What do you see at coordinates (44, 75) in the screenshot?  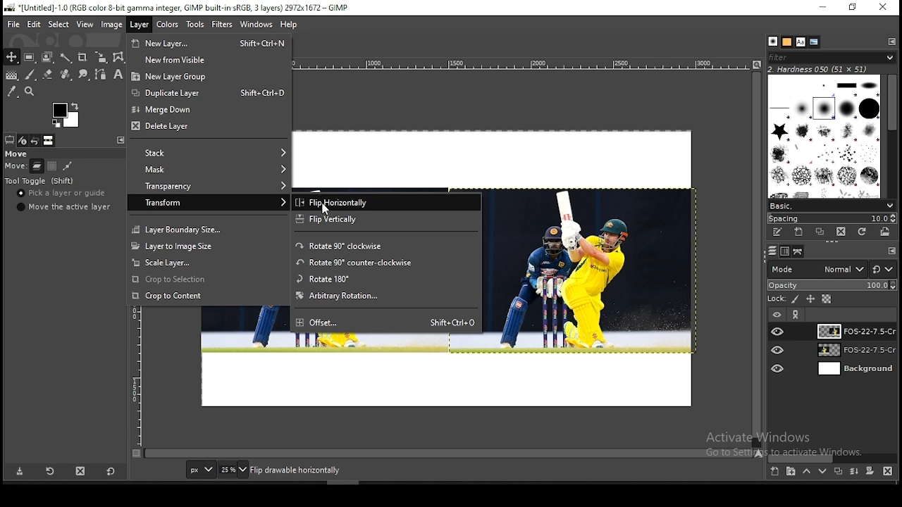 I see `eraser tool` at bounding box center [44, 75].